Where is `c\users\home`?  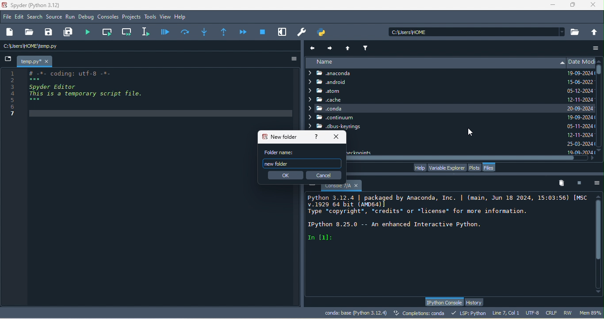
c\users\home is located at coordinates (477, 31).